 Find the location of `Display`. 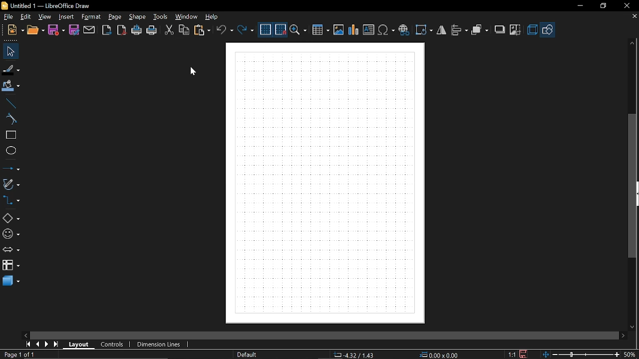

Display is located at coordinates (325, 183).